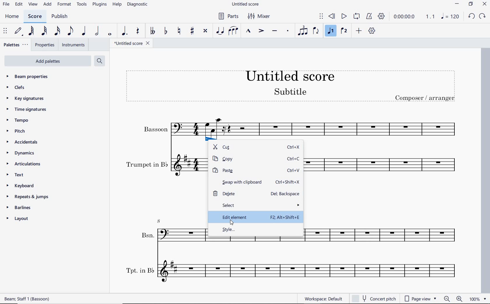 The height and width of the screenshot is (304, 490). What do you see at coordinates (321, 16) in the screenshot?
I see `select to move` at bounding box center [321, 16].